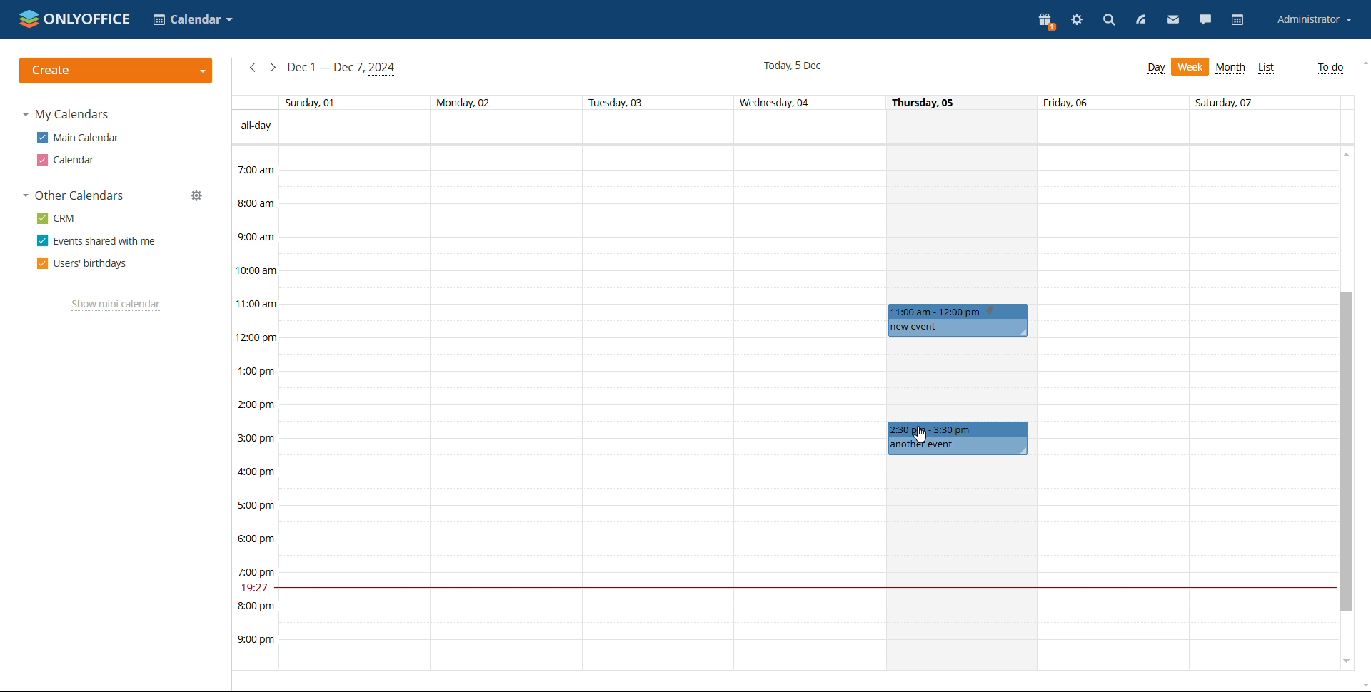  Describe the element at coordinates (256, 171) in the screenshot. I see `7:00 am` at that location.